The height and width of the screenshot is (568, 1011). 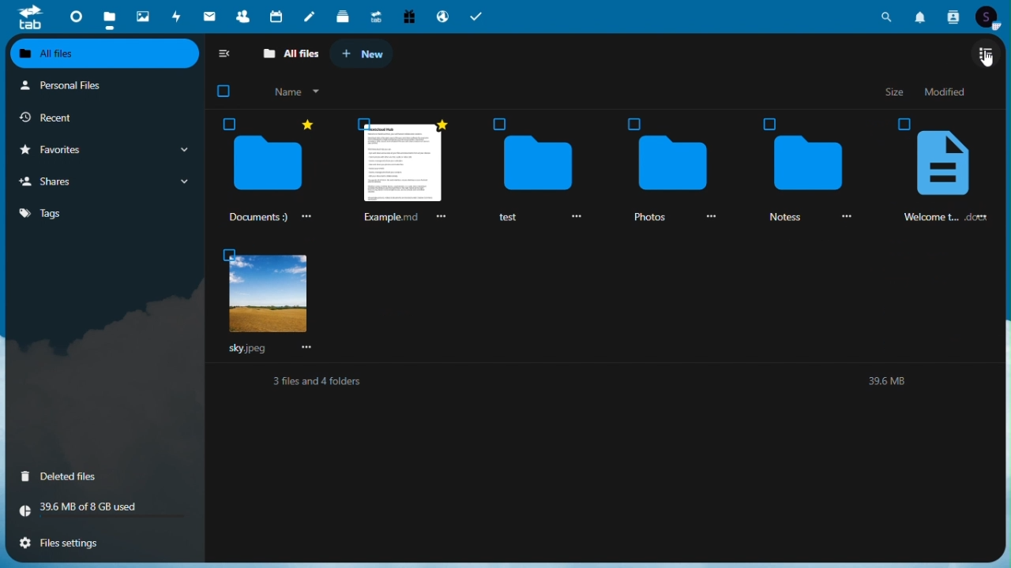 What do you see at coordinates (305, 124) in the screenshot?
I see `favorite` at bounding box center [305, 124].